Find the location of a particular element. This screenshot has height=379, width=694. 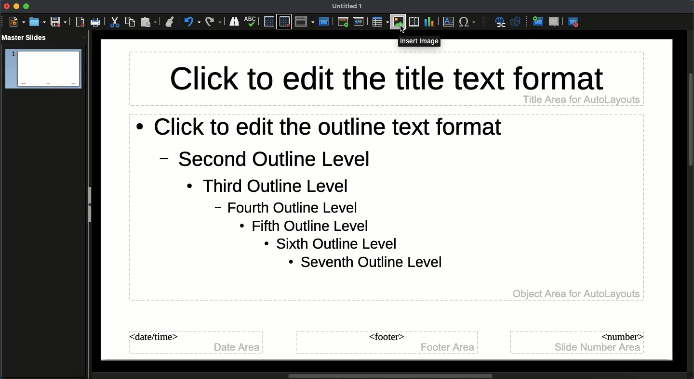

First slide is located at coordinates (344, 22).